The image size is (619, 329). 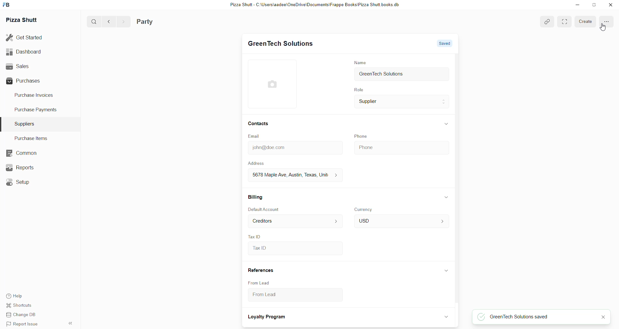 What do you see at coordinates (255, 196) in the screenshot?
I see `Billing` at bounding box center [255, 196].